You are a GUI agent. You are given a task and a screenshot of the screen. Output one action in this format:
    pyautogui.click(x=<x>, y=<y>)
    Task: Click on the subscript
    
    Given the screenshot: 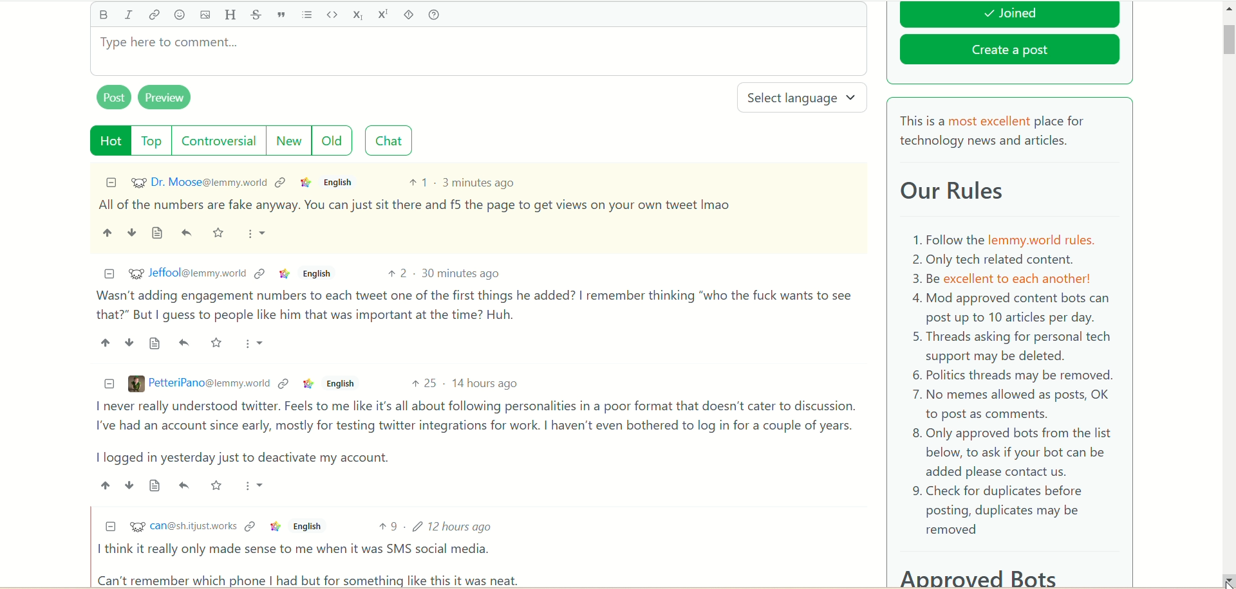 What is the action you would take?
    pyautogui.click(x=359, y=14)
    